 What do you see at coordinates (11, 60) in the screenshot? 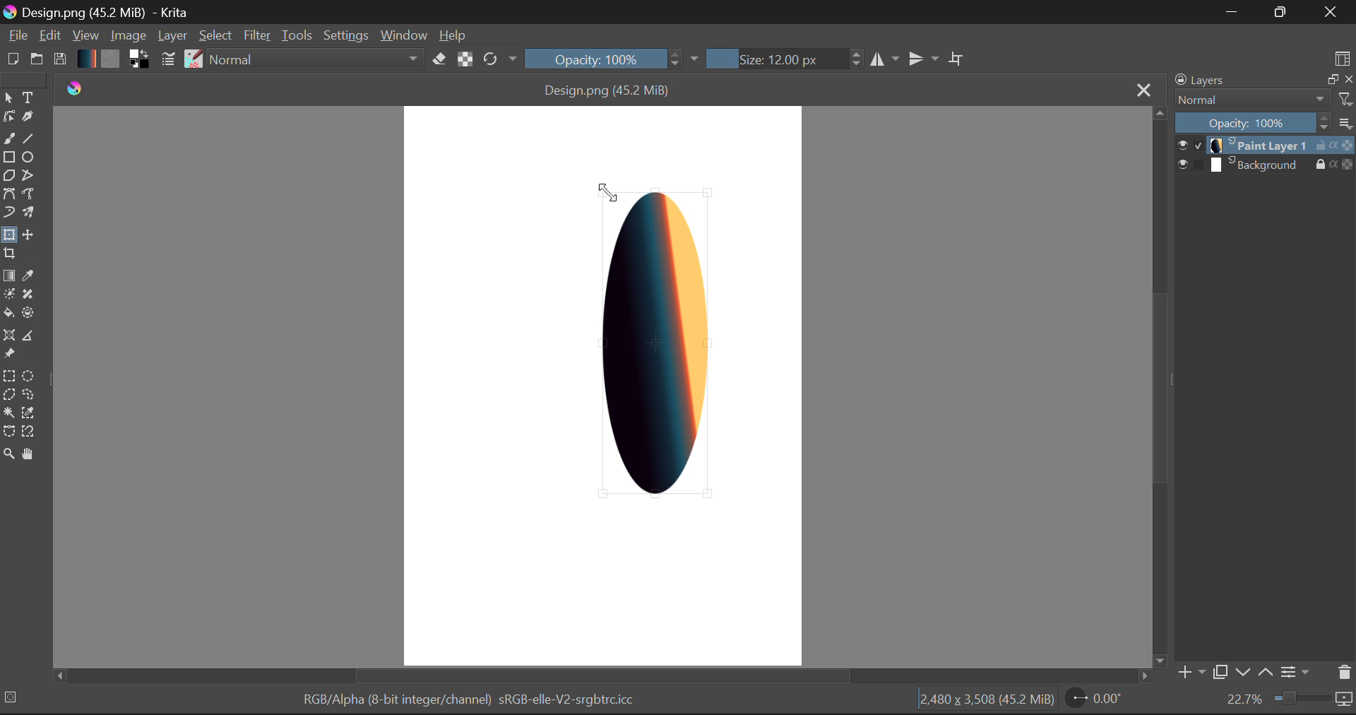
I see `New` at bounding box center [11, 60].